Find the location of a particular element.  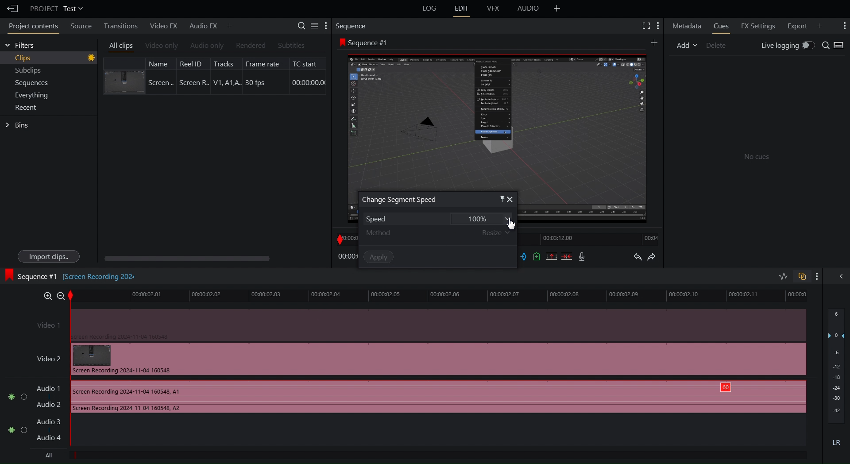

Filters is located at coordinates (20, 45).